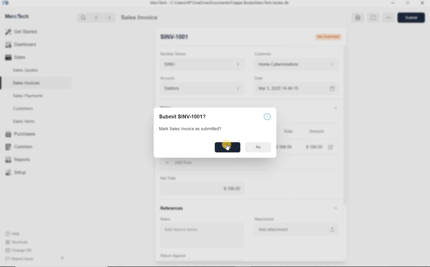  Describe the element at coordinates (280, 88) in the screenshot. I see `Mar 3, 2025 14:49:15` at that location.